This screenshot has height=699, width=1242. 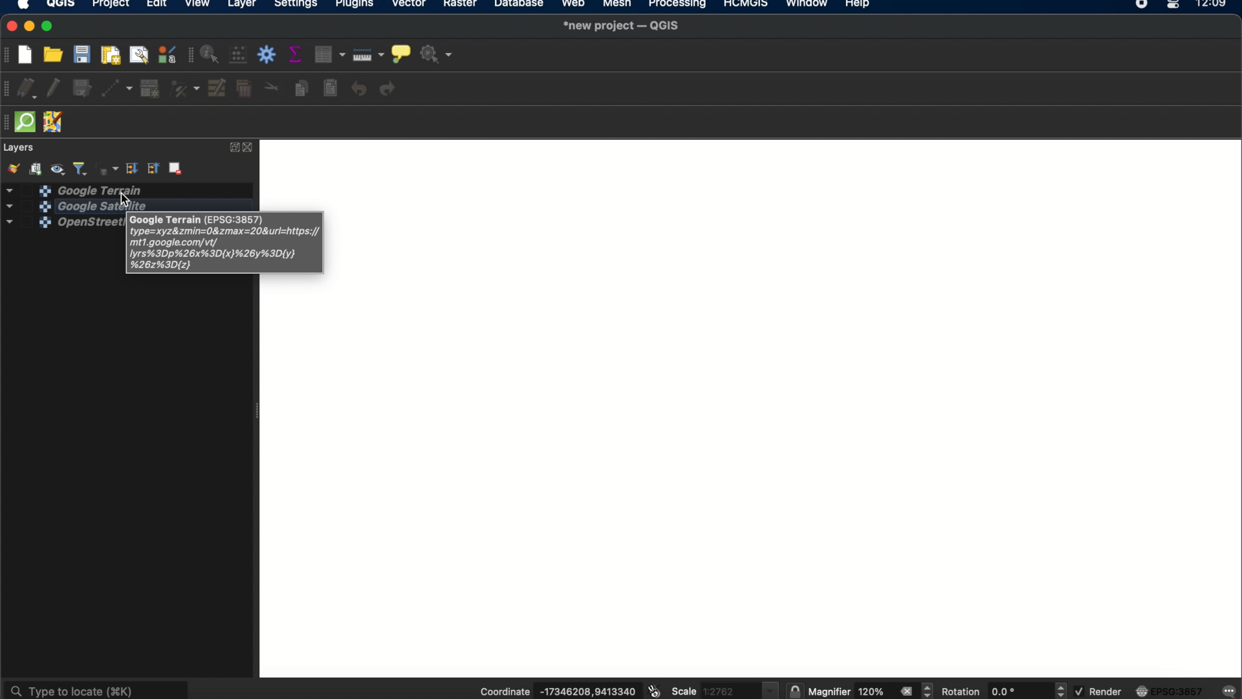 I want to click on toggle extents and mouse position display, so click(x=653, y=691).